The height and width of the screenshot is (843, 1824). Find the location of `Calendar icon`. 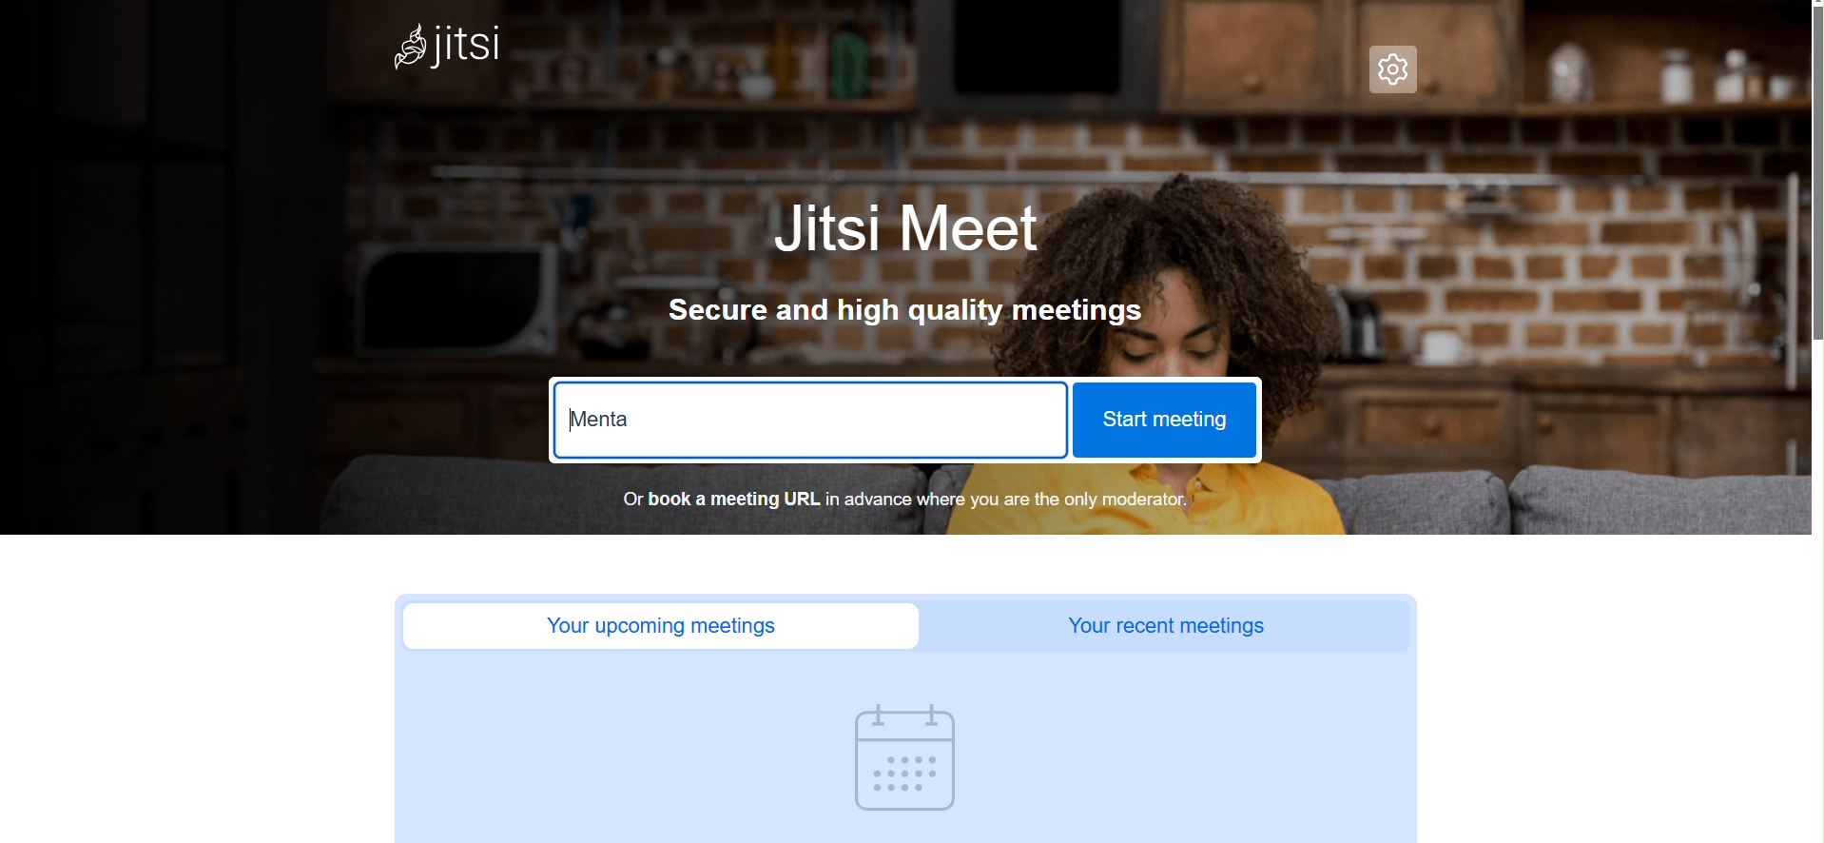

Calendar icon is located at coordinates (911, 759).